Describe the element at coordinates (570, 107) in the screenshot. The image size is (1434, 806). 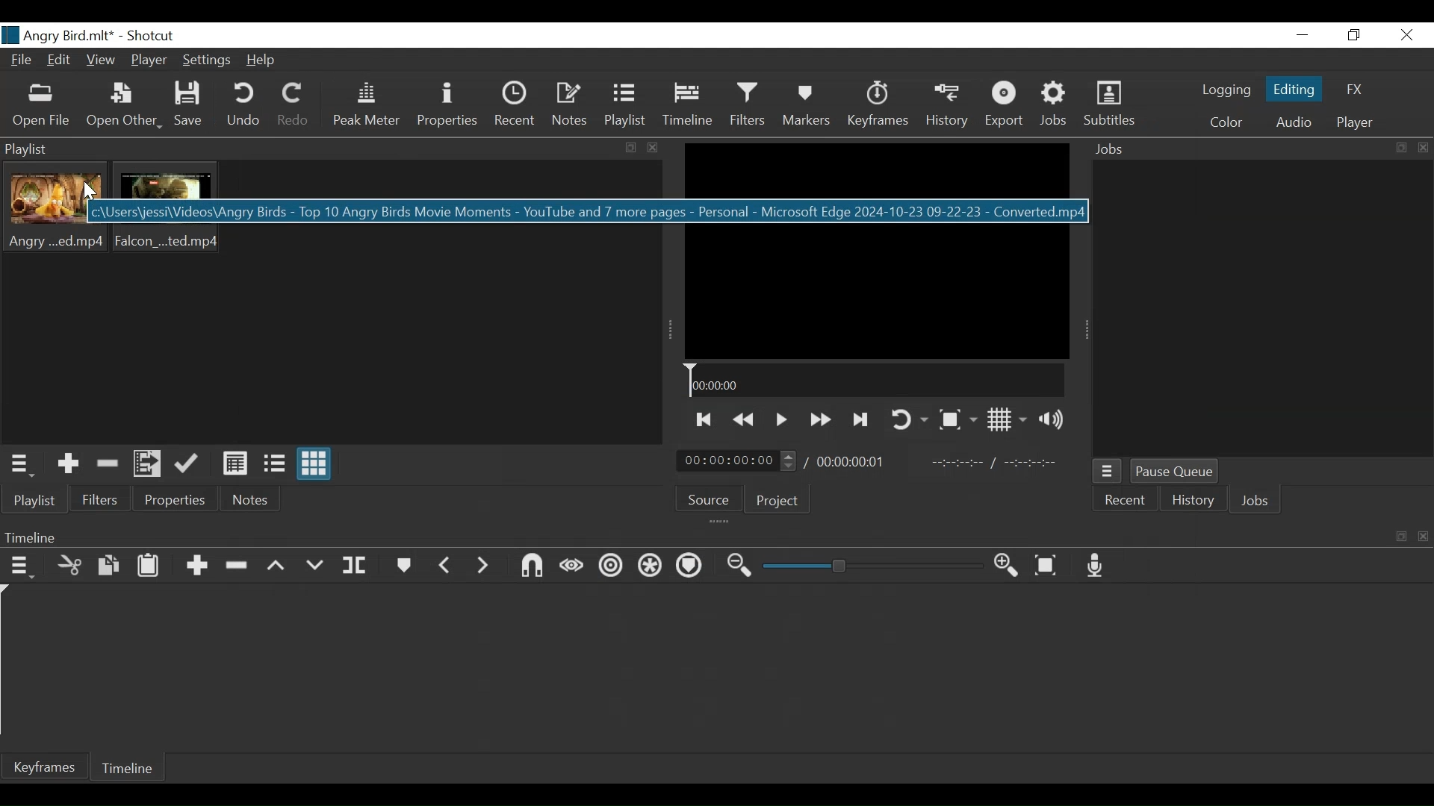
I see `Notes` at that location.